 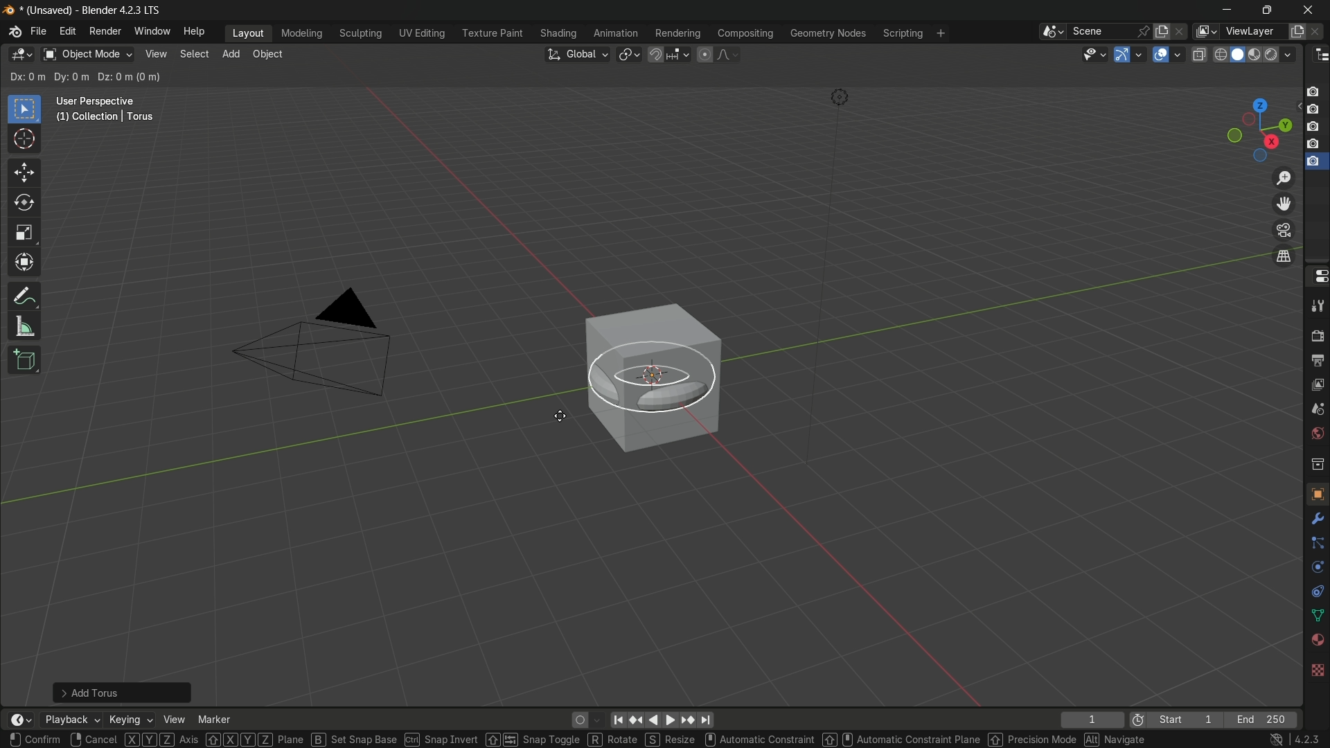 What do you see at coordinates (249, 33) in the screenshot?
I see `layout` at bounding box center [249, 33].